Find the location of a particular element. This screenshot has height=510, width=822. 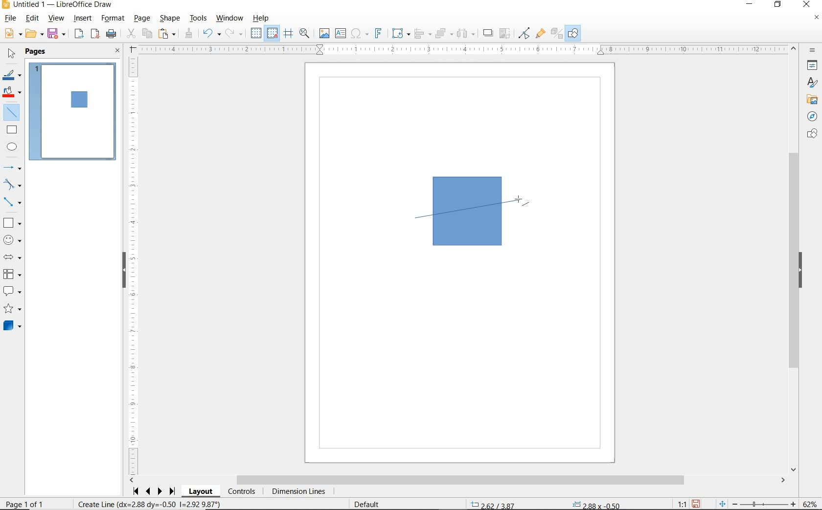

SELECT is located at coordinates (10, 55).